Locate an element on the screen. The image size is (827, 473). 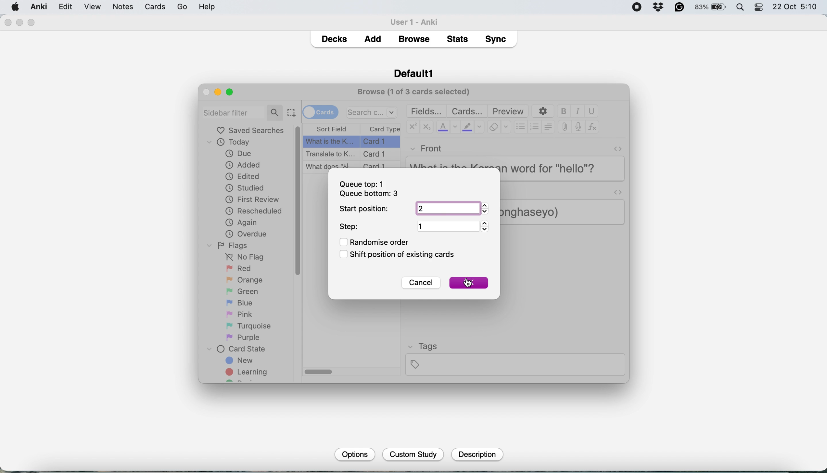
underline is located at coordinates (592, 111).